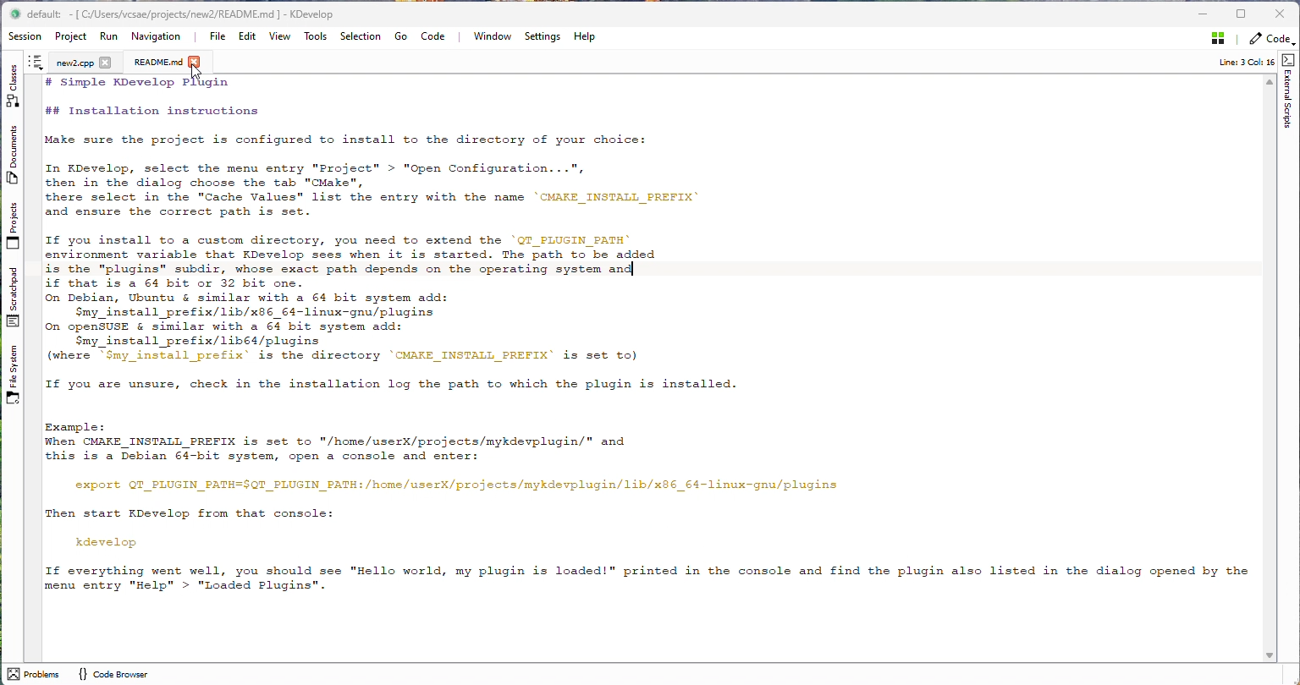 The height and width of the screenshot is (685, 1300). What do you see at coordinates (110, 38) in the screenshot?
I see `Run` at bounding box center [110, 38].